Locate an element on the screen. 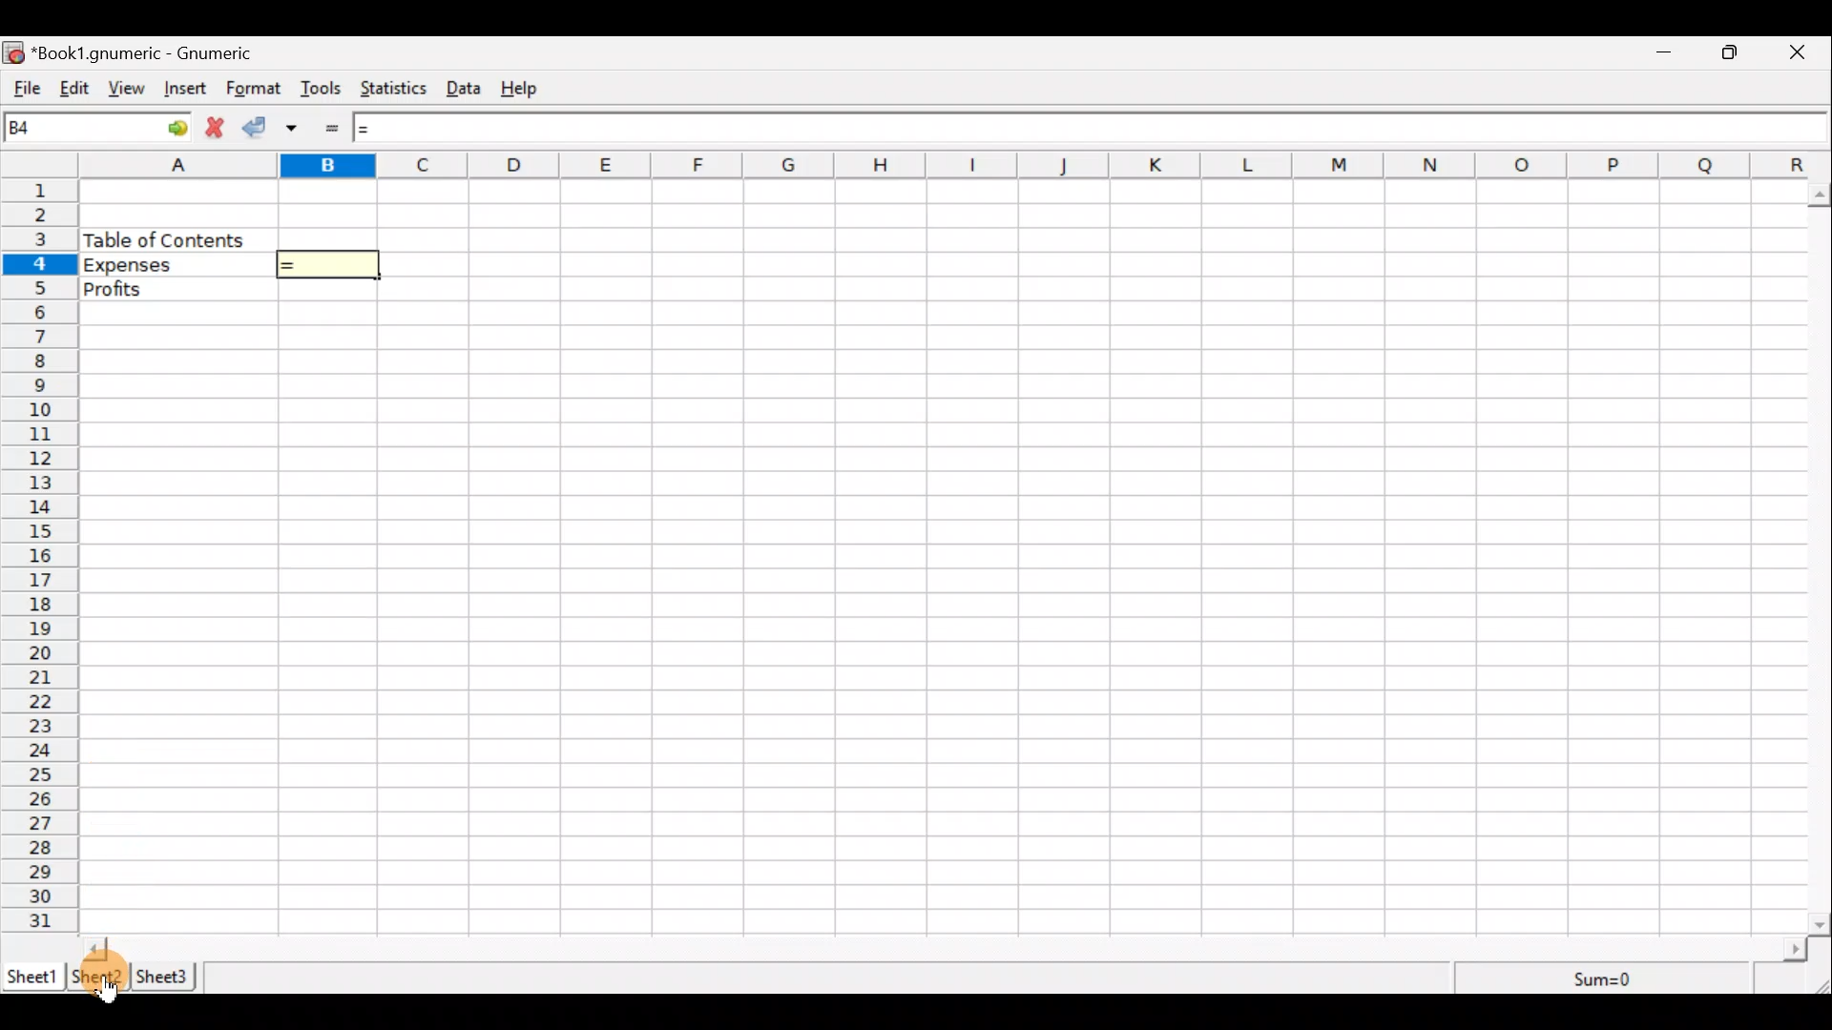  Enter formula is located at coordinates (337, 128).